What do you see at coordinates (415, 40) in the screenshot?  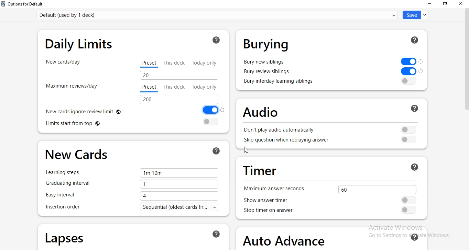 I see `ask` at bounding box center [415, 40].